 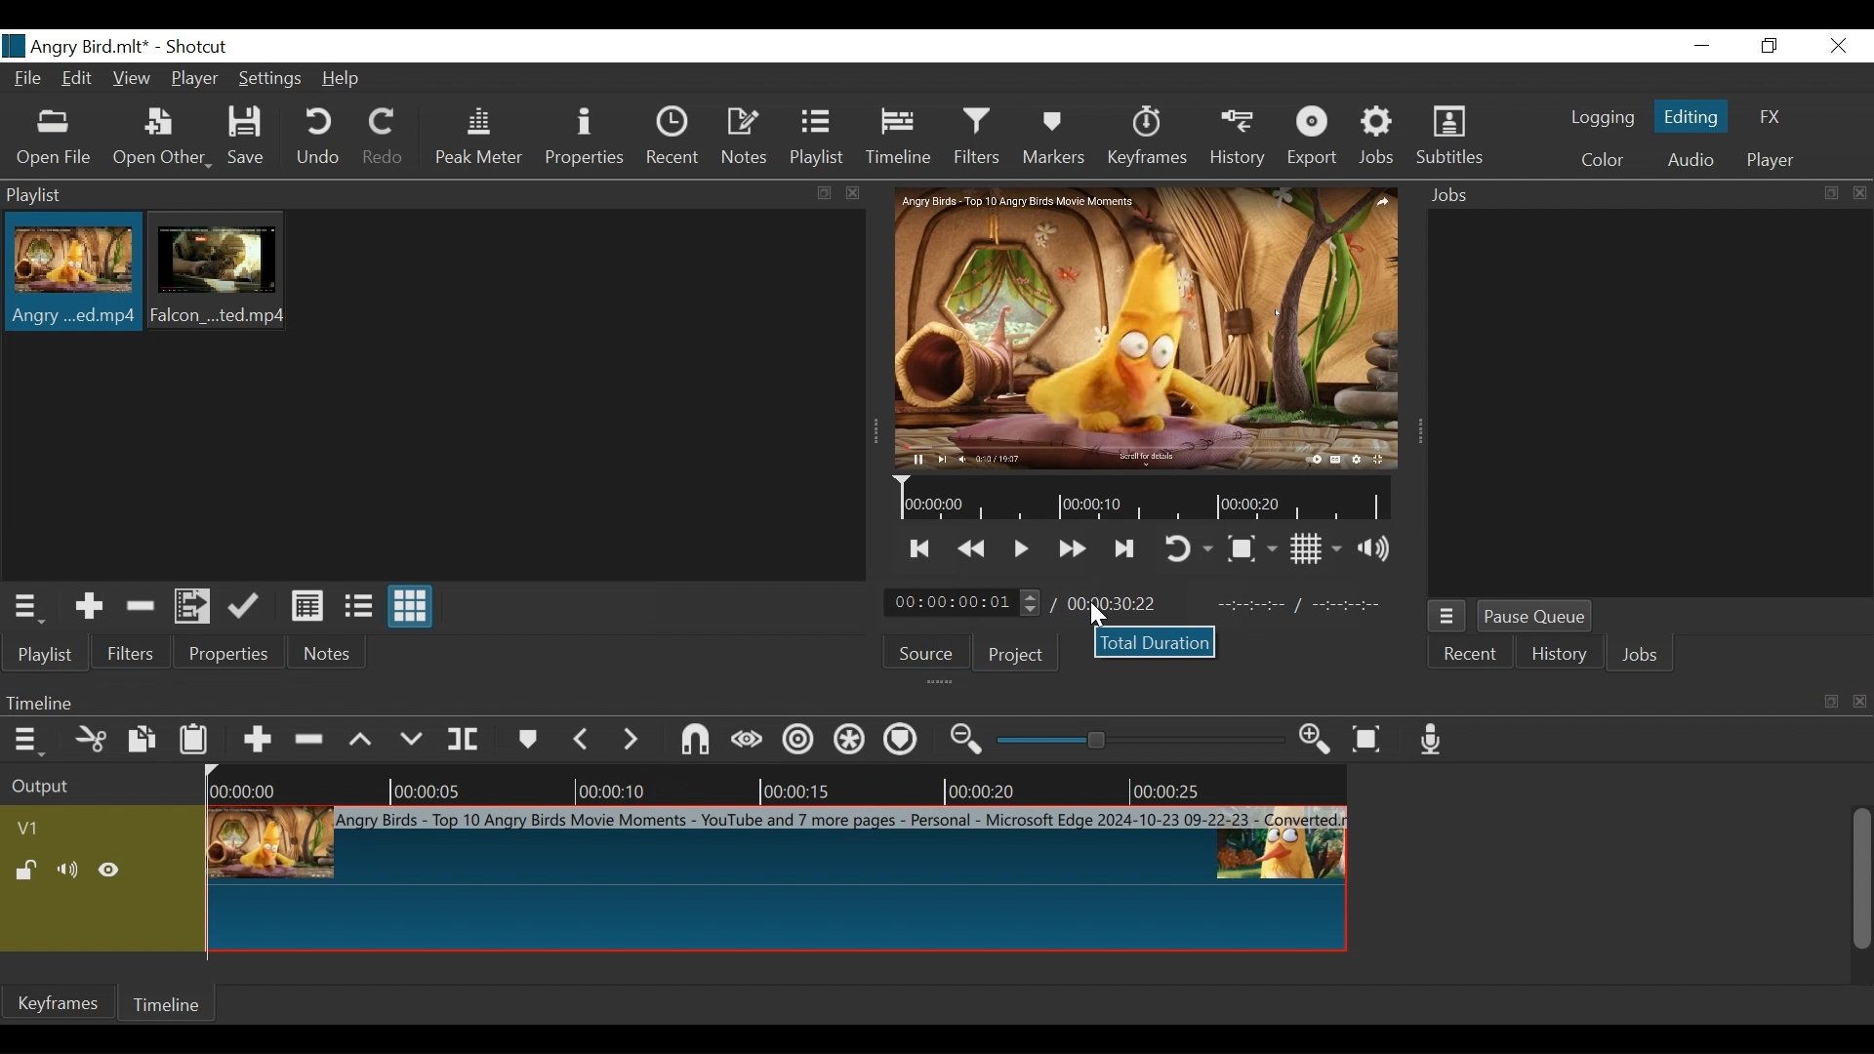 I want to click on Lift, so click(x=360, y=740).